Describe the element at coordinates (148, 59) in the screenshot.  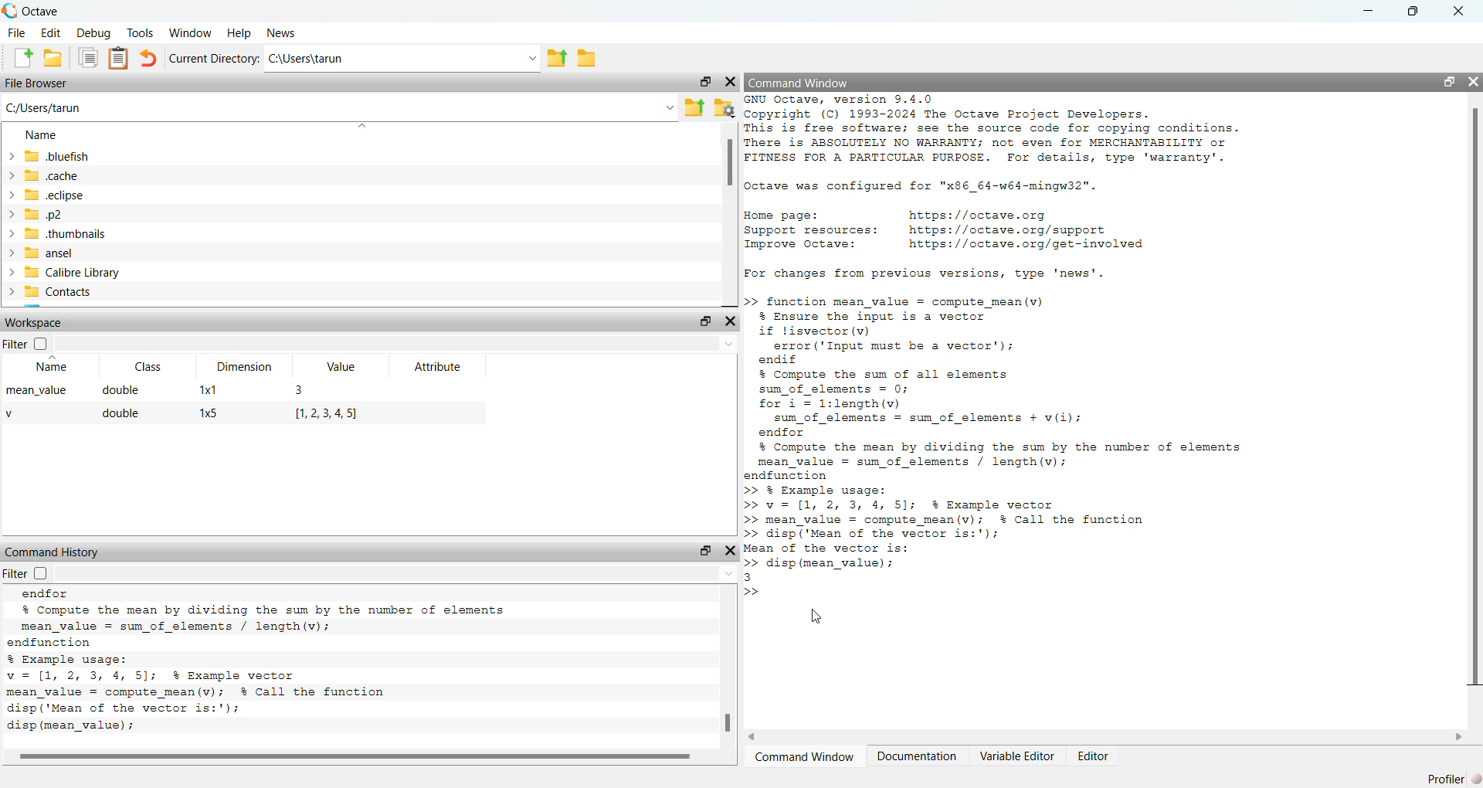
I see `undo` at that location.